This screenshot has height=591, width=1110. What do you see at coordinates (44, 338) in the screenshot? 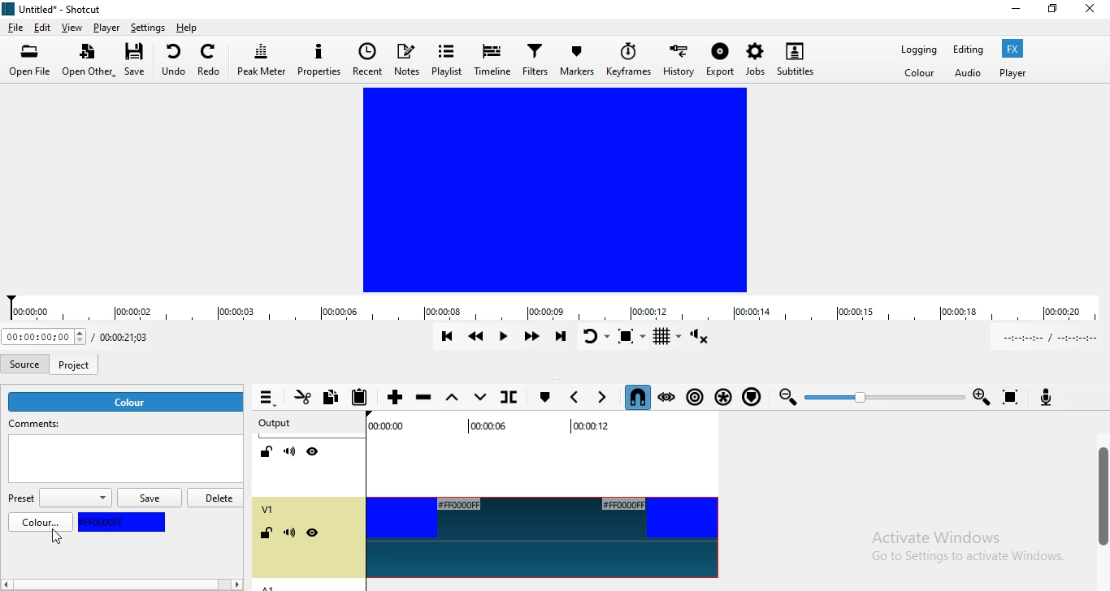
I see `Current position` at bounding box center [44, 338].